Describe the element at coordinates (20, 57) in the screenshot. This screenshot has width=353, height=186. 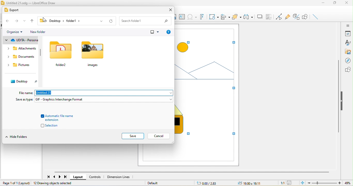
I see ` Documents` at that location.